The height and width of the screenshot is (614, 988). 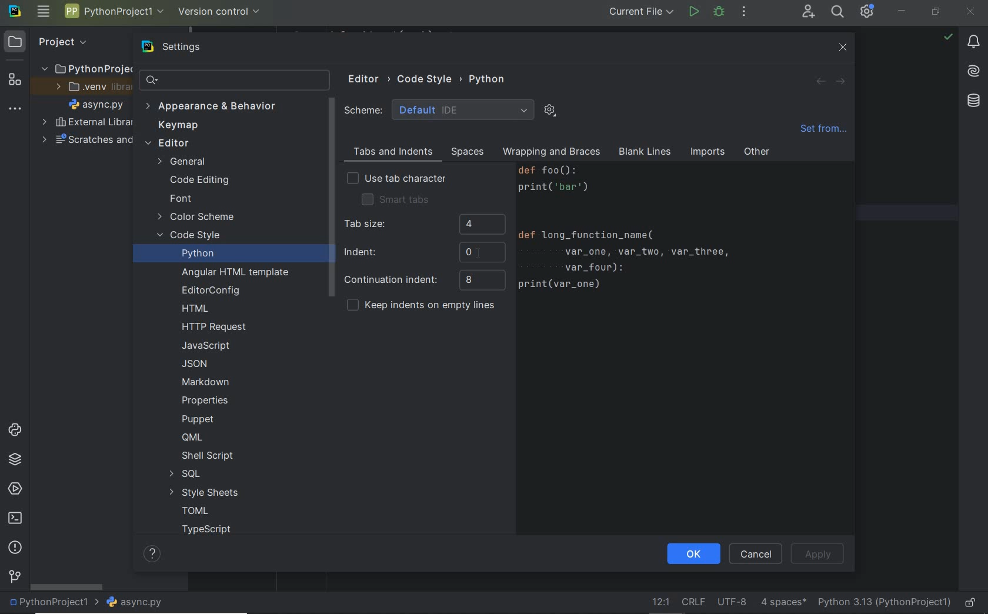 I want to click on ok, so click(x=693, y=555).